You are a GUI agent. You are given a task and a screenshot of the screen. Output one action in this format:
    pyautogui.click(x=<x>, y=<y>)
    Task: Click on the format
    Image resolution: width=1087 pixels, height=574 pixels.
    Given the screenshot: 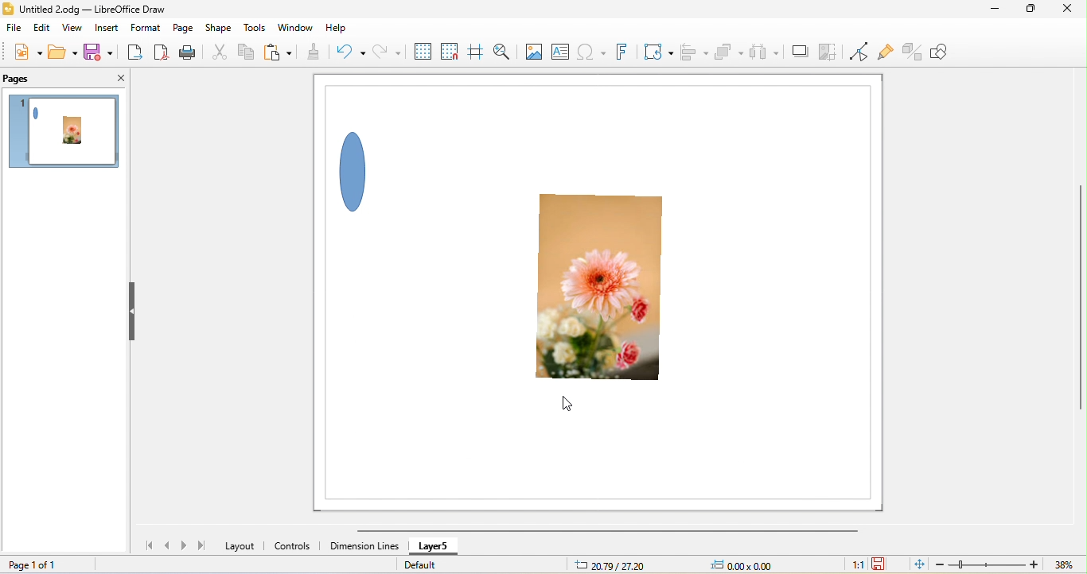 What is the action you would take?
    pyautogui.click(x=146, y=28)
    